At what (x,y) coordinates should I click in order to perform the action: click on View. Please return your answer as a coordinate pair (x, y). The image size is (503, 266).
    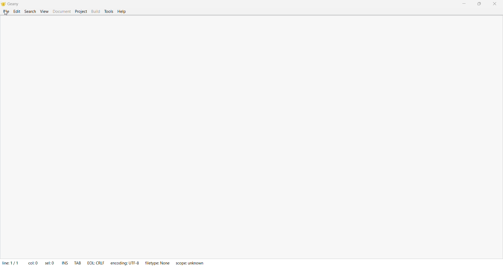
    Looking at the image, I should click on (44, 11).